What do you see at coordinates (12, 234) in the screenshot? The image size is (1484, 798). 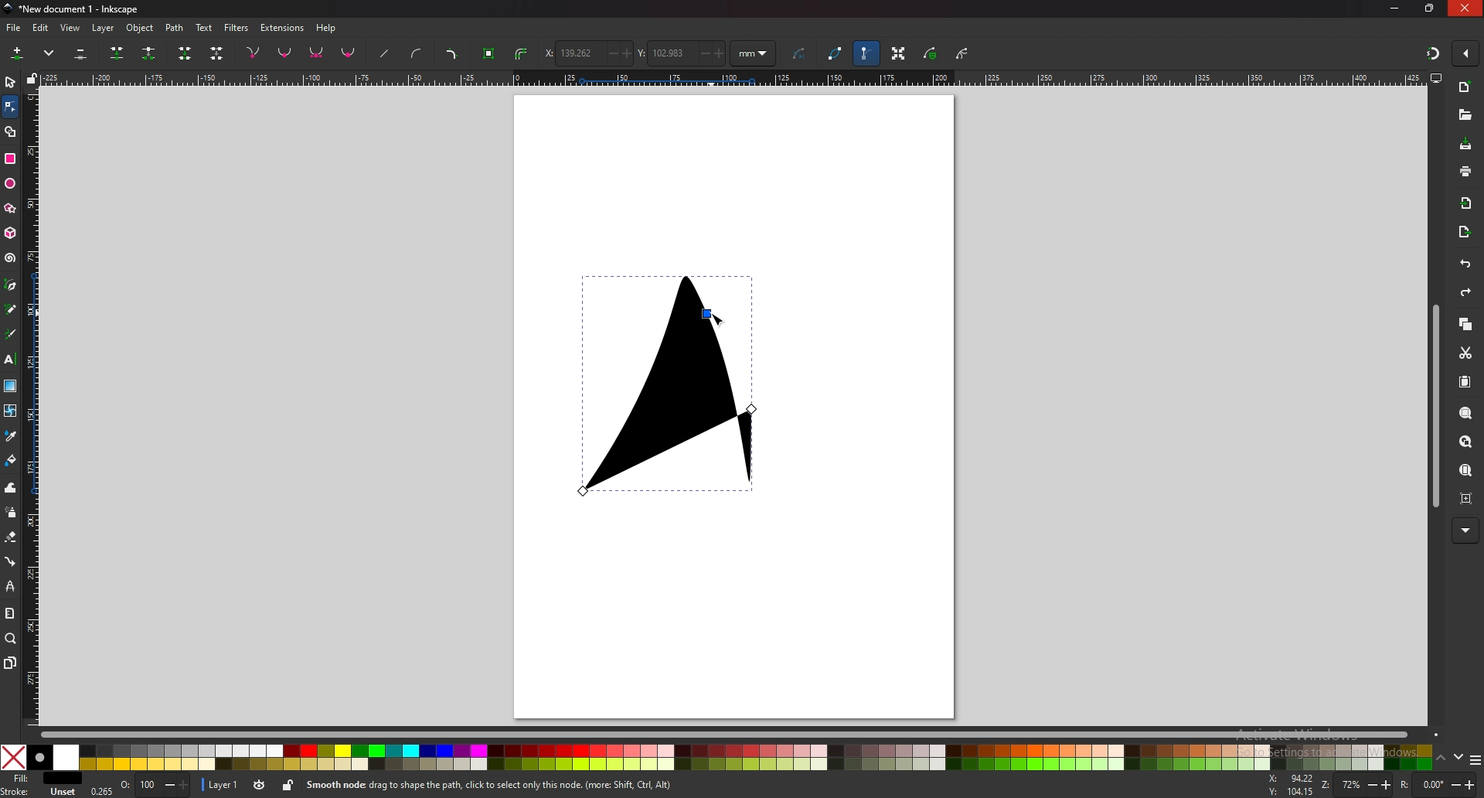 I see `3d box` at bounding box center [12, 234].